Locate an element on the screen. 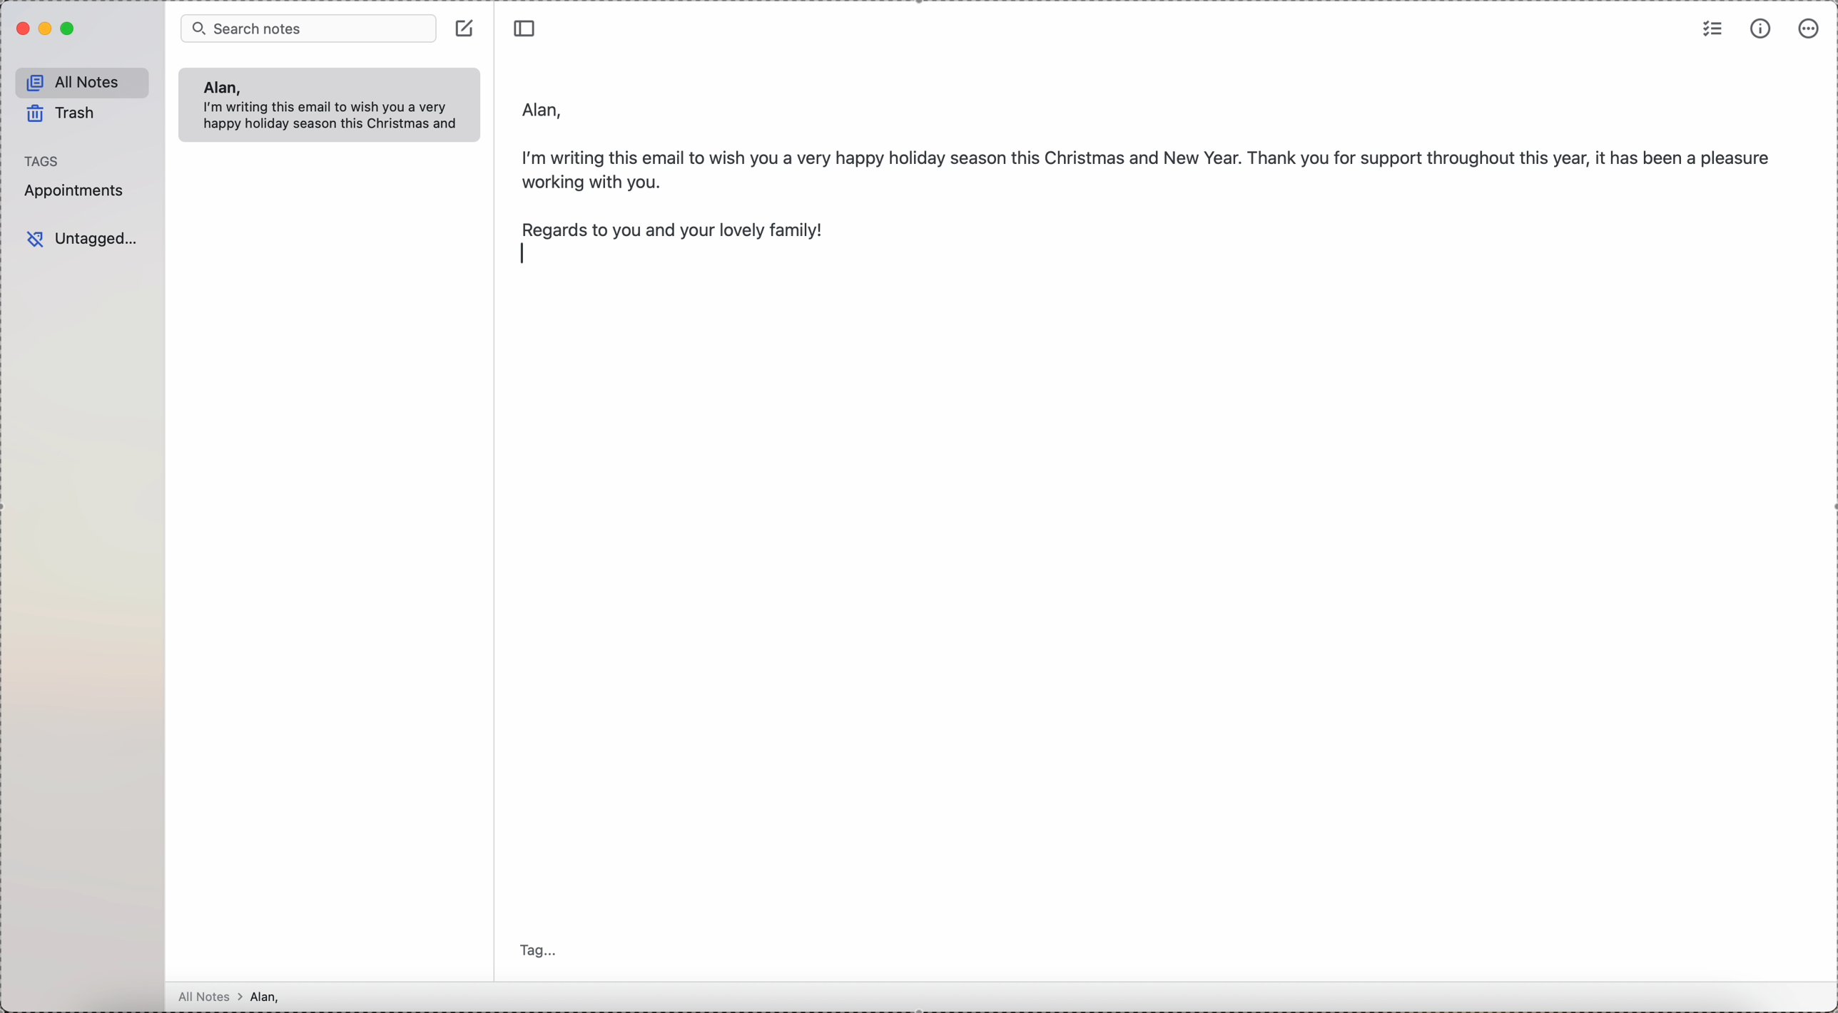  metrics is located at coordinates (1761, 29).